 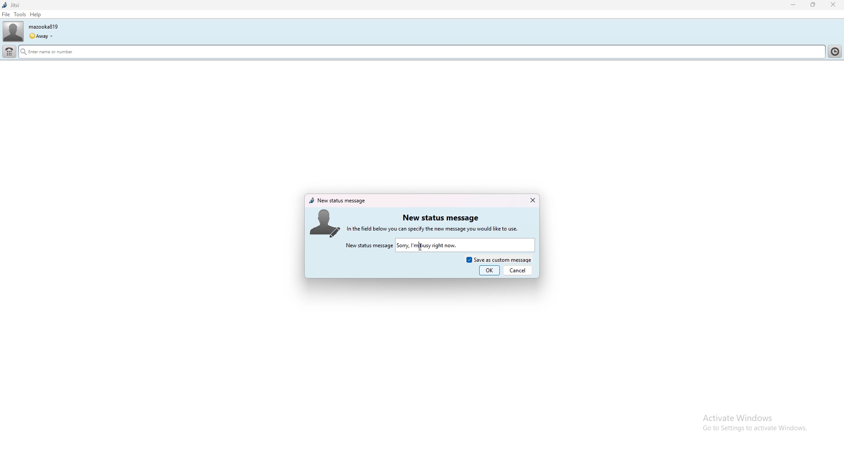 What do you see at coordinates (35, 15) in the screenshot?
I see `help` at bounding box center [35, 15].